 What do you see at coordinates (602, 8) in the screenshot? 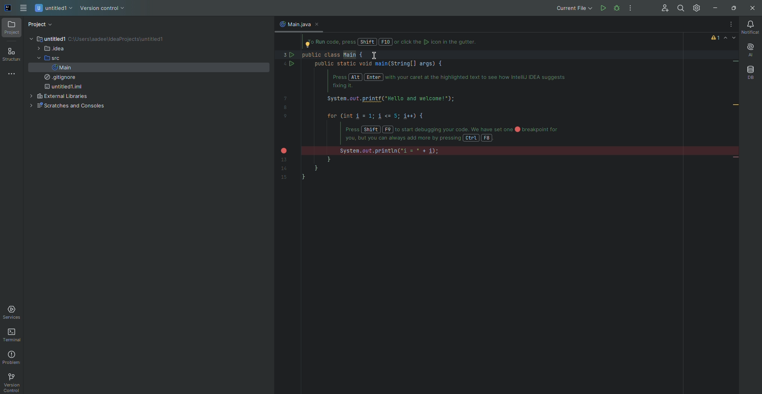
I see `Run Code` at bounding box center [602, 8].